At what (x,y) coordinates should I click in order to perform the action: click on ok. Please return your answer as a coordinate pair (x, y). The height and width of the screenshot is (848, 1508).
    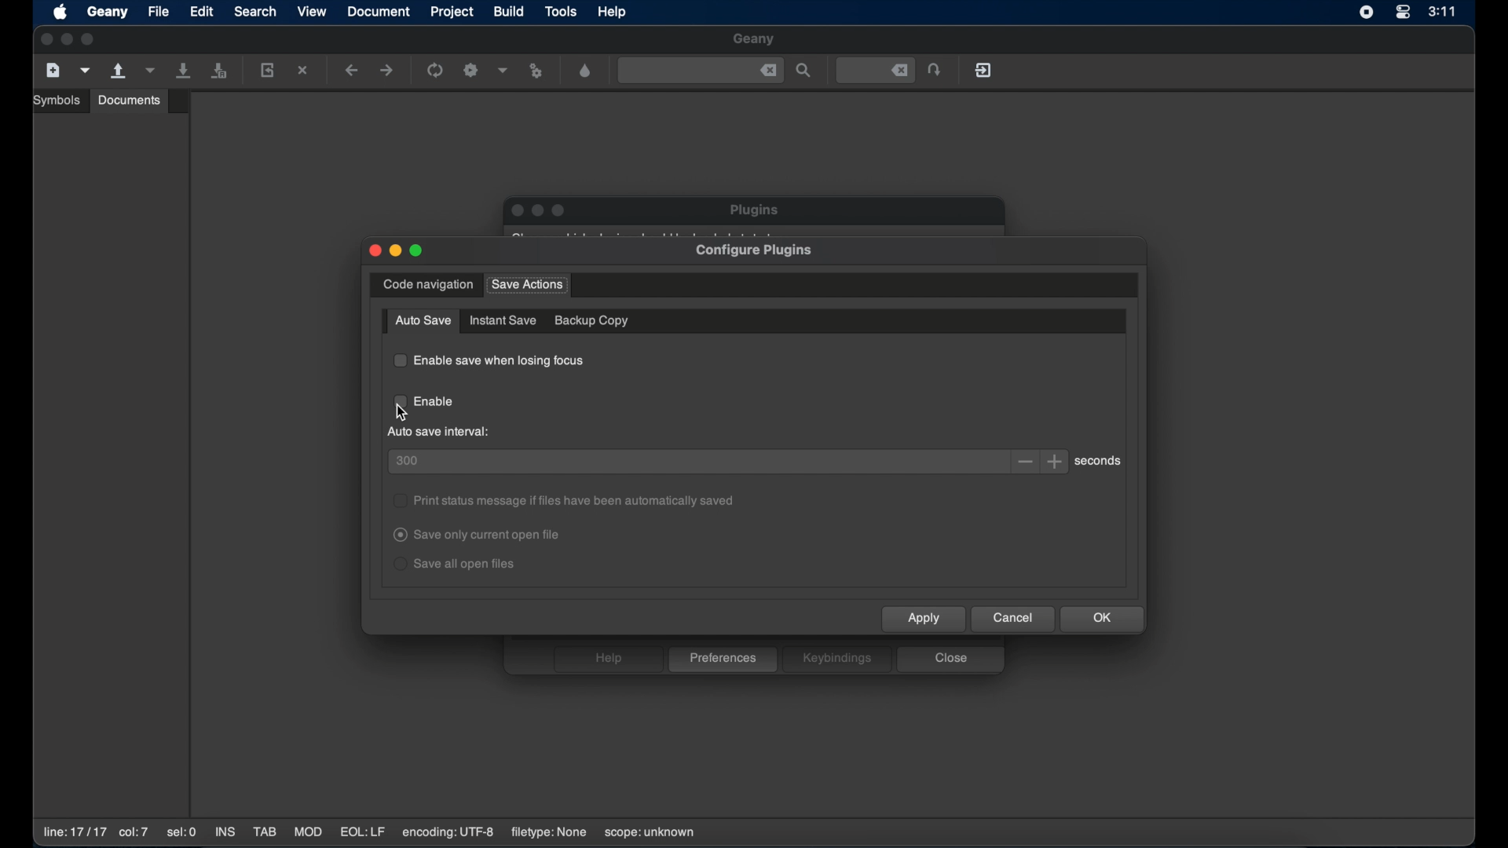
    Looking at the image, I should click on (1104, 619).